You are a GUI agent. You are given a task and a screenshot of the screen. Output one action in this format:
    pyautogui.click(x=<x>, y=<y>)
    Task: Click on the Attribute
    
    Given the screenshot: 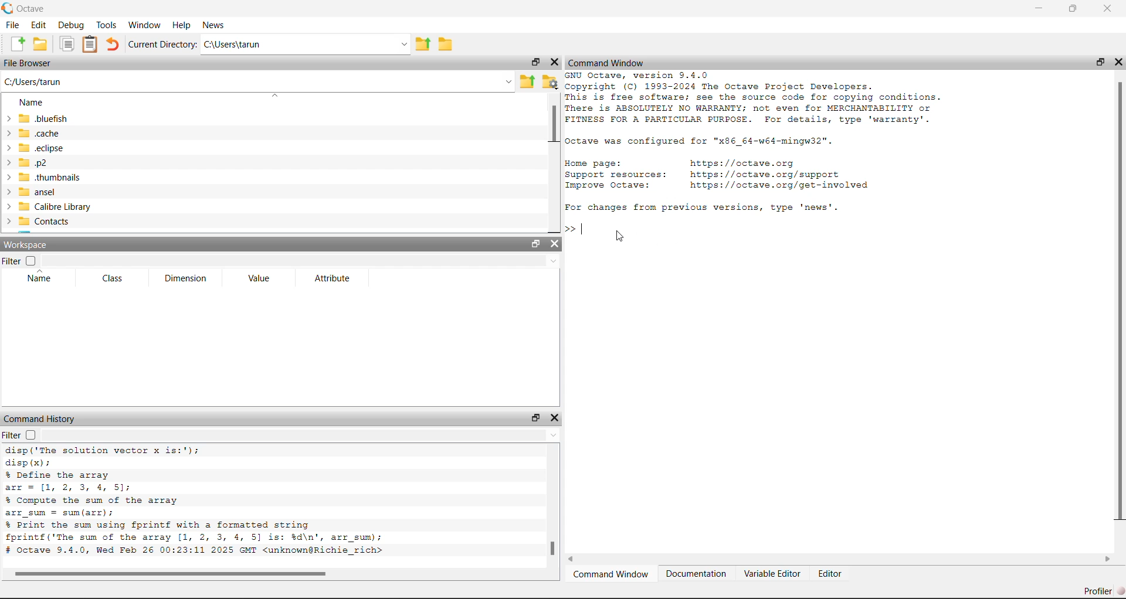 What is the action you would take?
    pyautogui.click(x=325, y=277)
    